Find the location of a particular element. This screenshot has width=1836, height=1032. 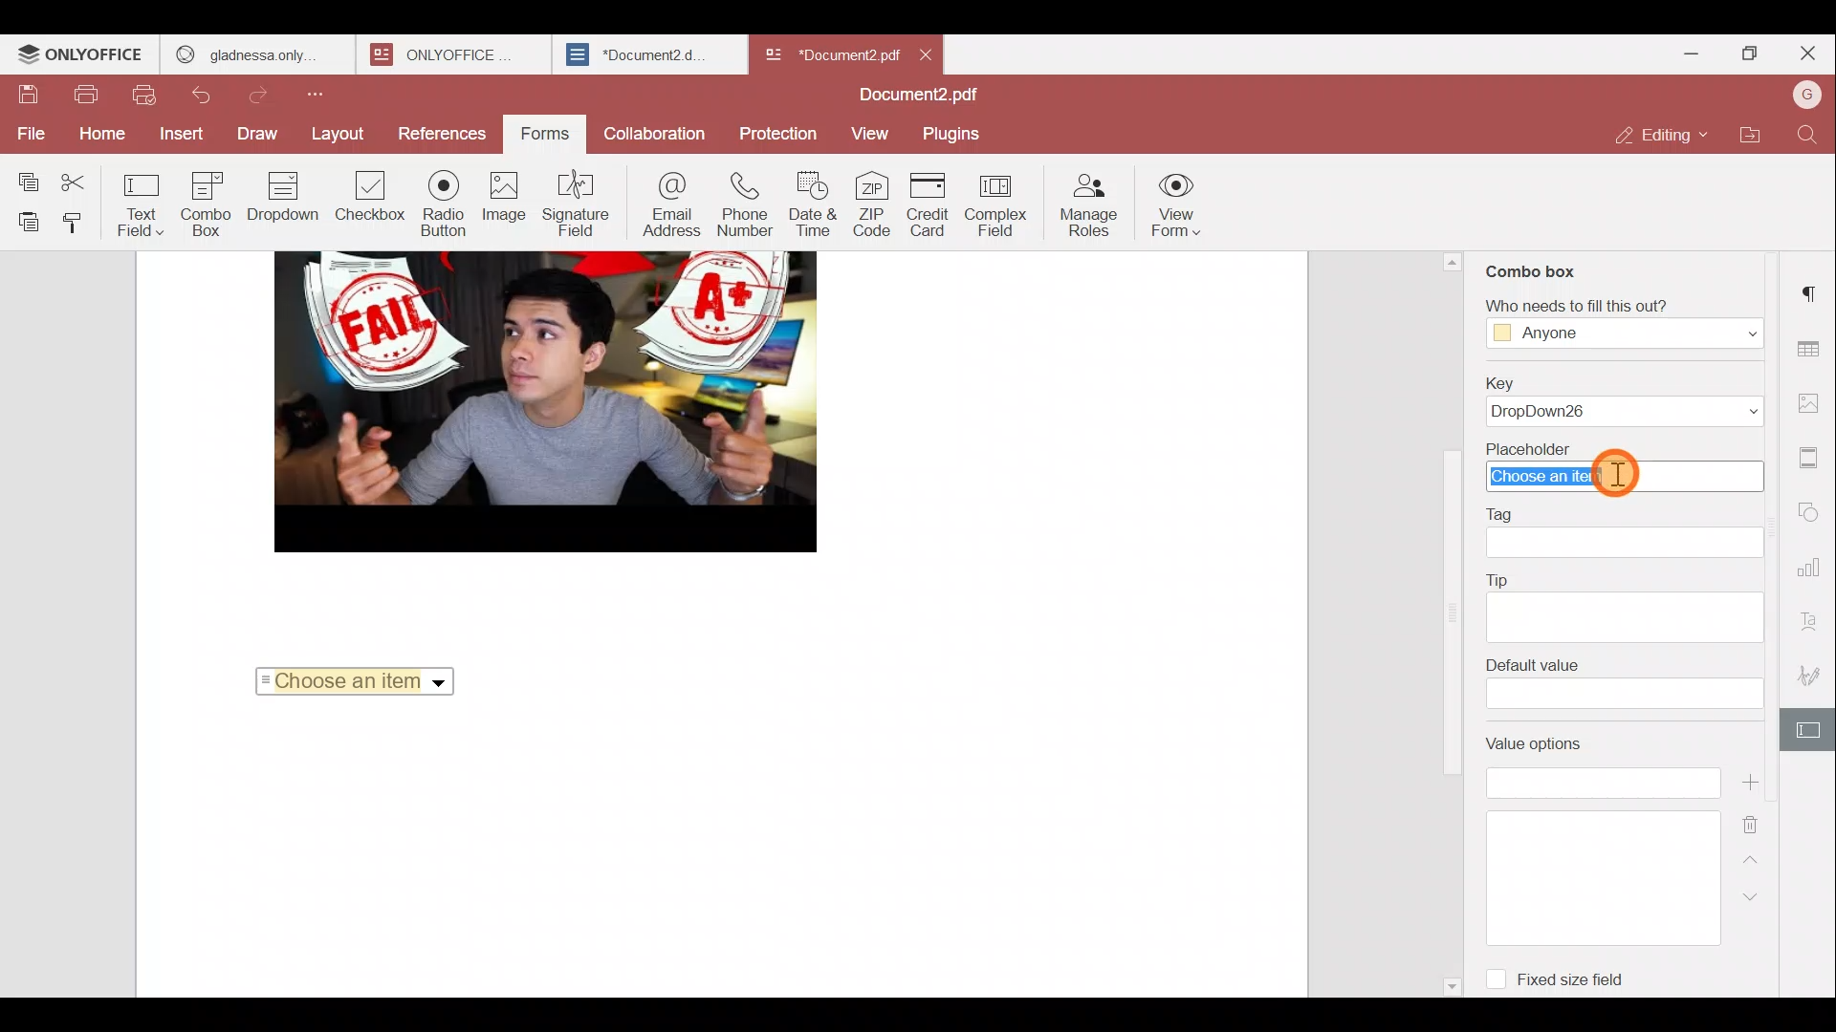

Layout is located at coordinates (337, 137).